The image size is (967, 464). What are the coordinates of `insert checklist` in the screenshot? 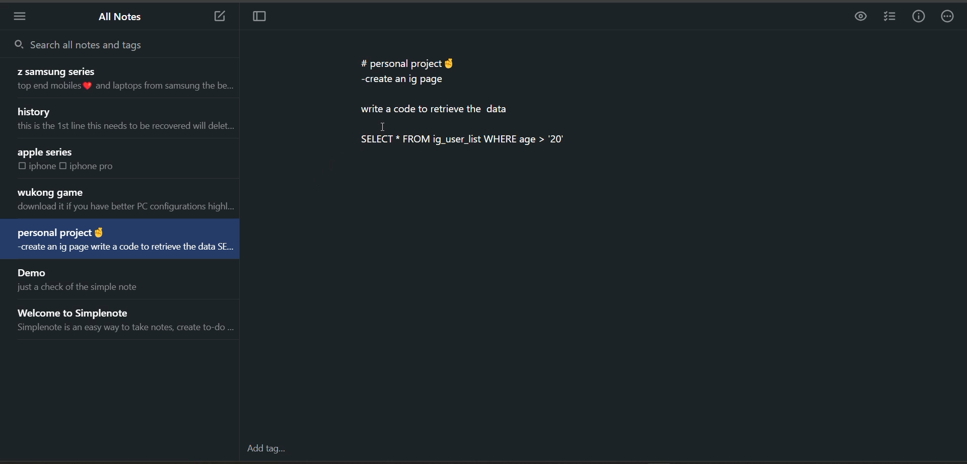 It's located at (888, 17).